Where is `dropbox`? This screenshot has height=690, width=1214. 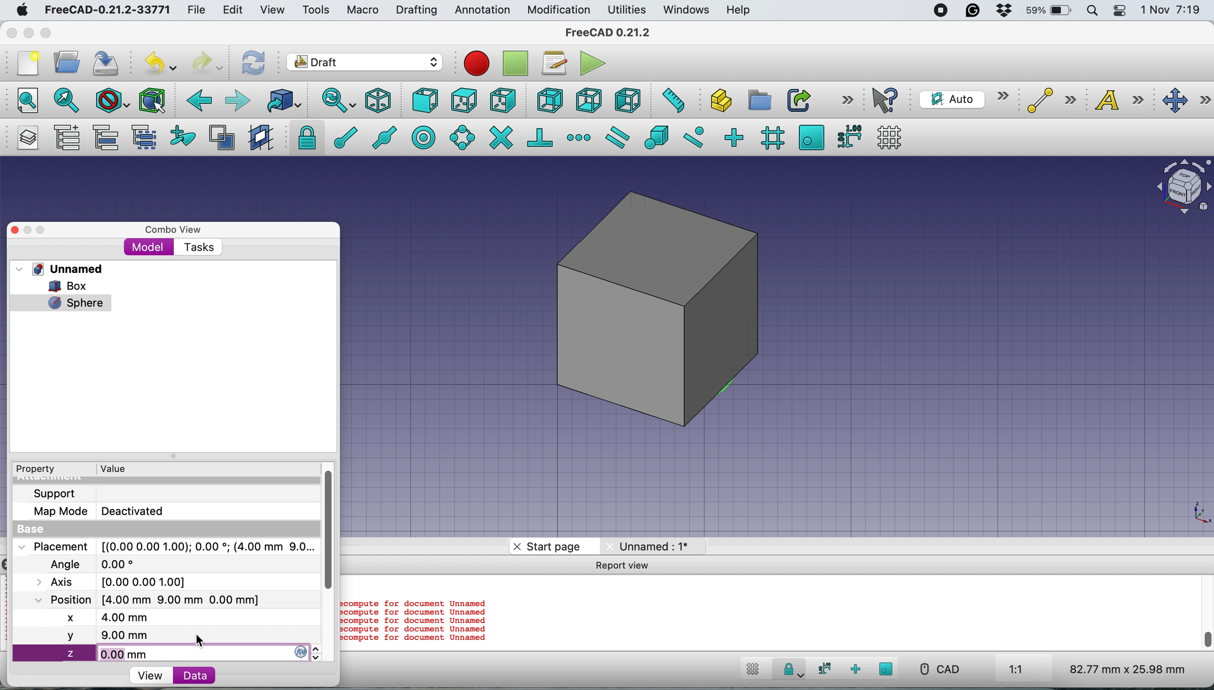
dropbox is located at coordinates (999, 11).